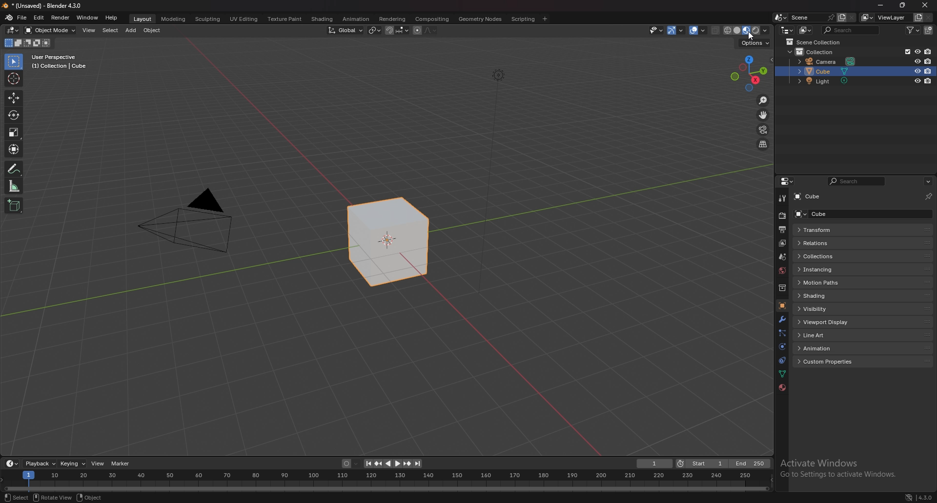 This screenshot has width=937, height=503. What do you see at coordinates (60, 61) in the screenshot?
I see `info` at bounding box center [60, 61].